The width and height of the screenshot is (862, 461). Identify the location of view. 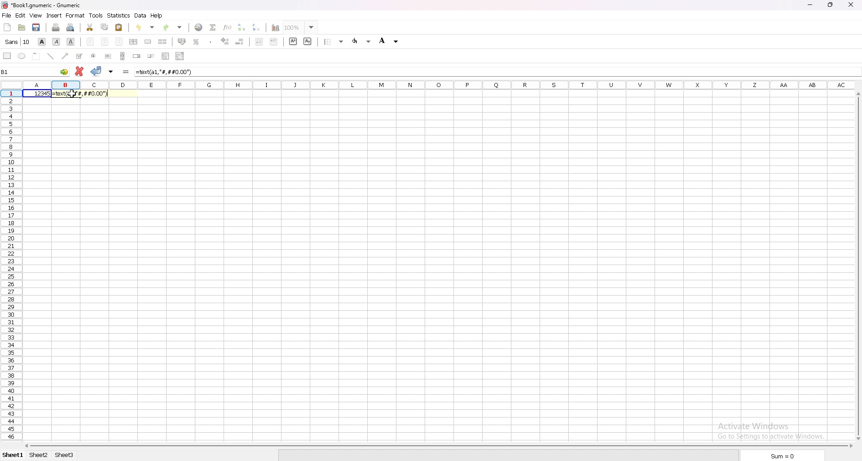
(36, 16).